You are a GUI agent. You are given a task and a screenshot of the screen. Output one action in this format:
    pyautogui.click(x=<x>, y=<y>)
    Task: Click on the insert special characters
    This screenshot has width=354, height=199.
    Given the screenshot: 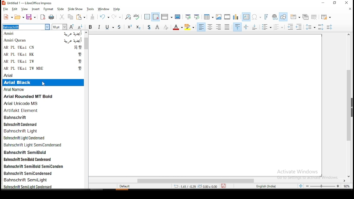 What is the action you would take?
    pyautogui.click(x=257, y=17)
    